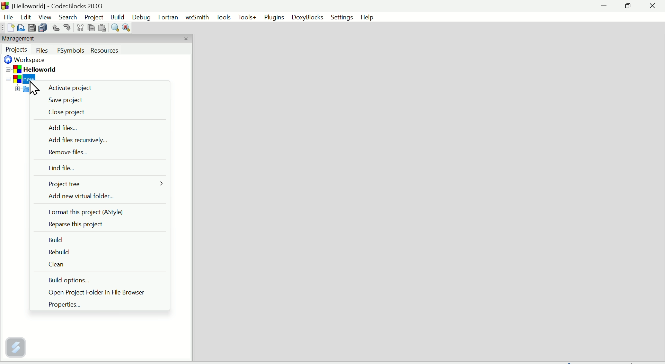 The width and height of the screenshot is (665, 364). Describe the element at coordinates (90, 28) in the screenshot. I see `Copy` at that location.